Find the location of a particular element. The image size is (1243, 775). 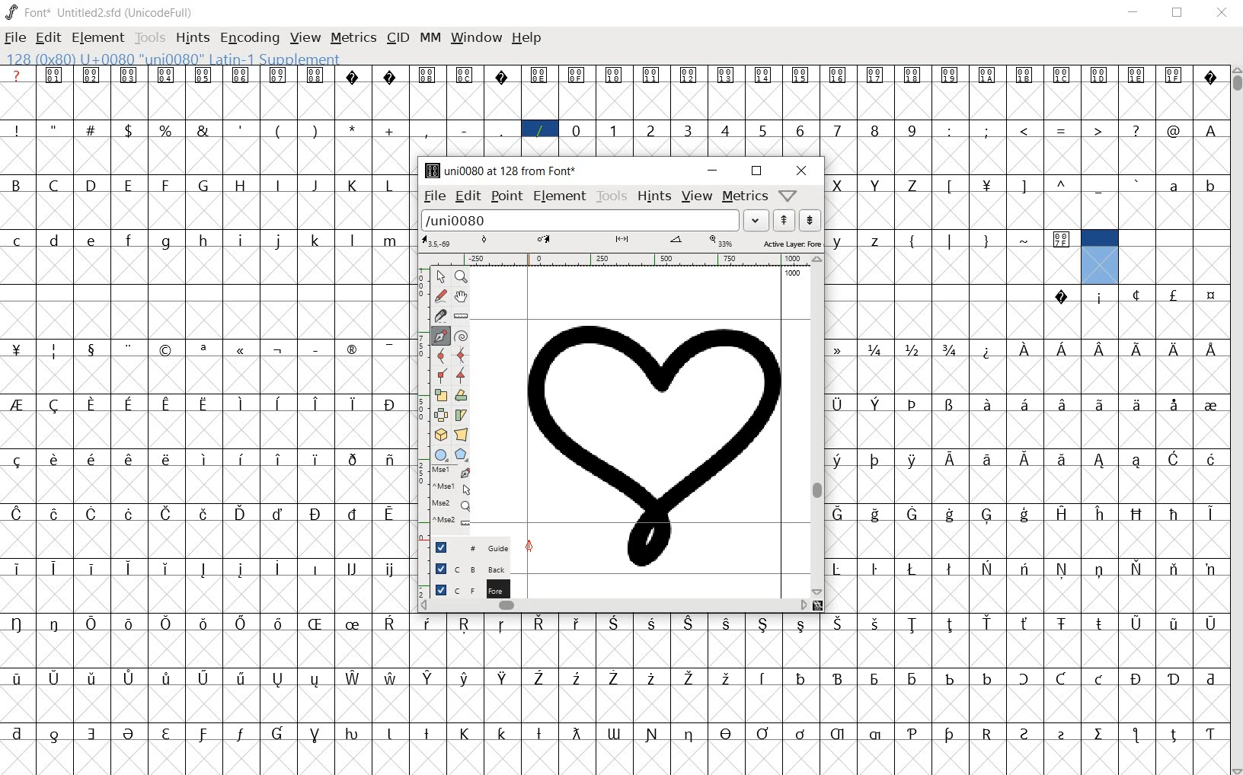

foreground layer is located at coordinates (462, 588).